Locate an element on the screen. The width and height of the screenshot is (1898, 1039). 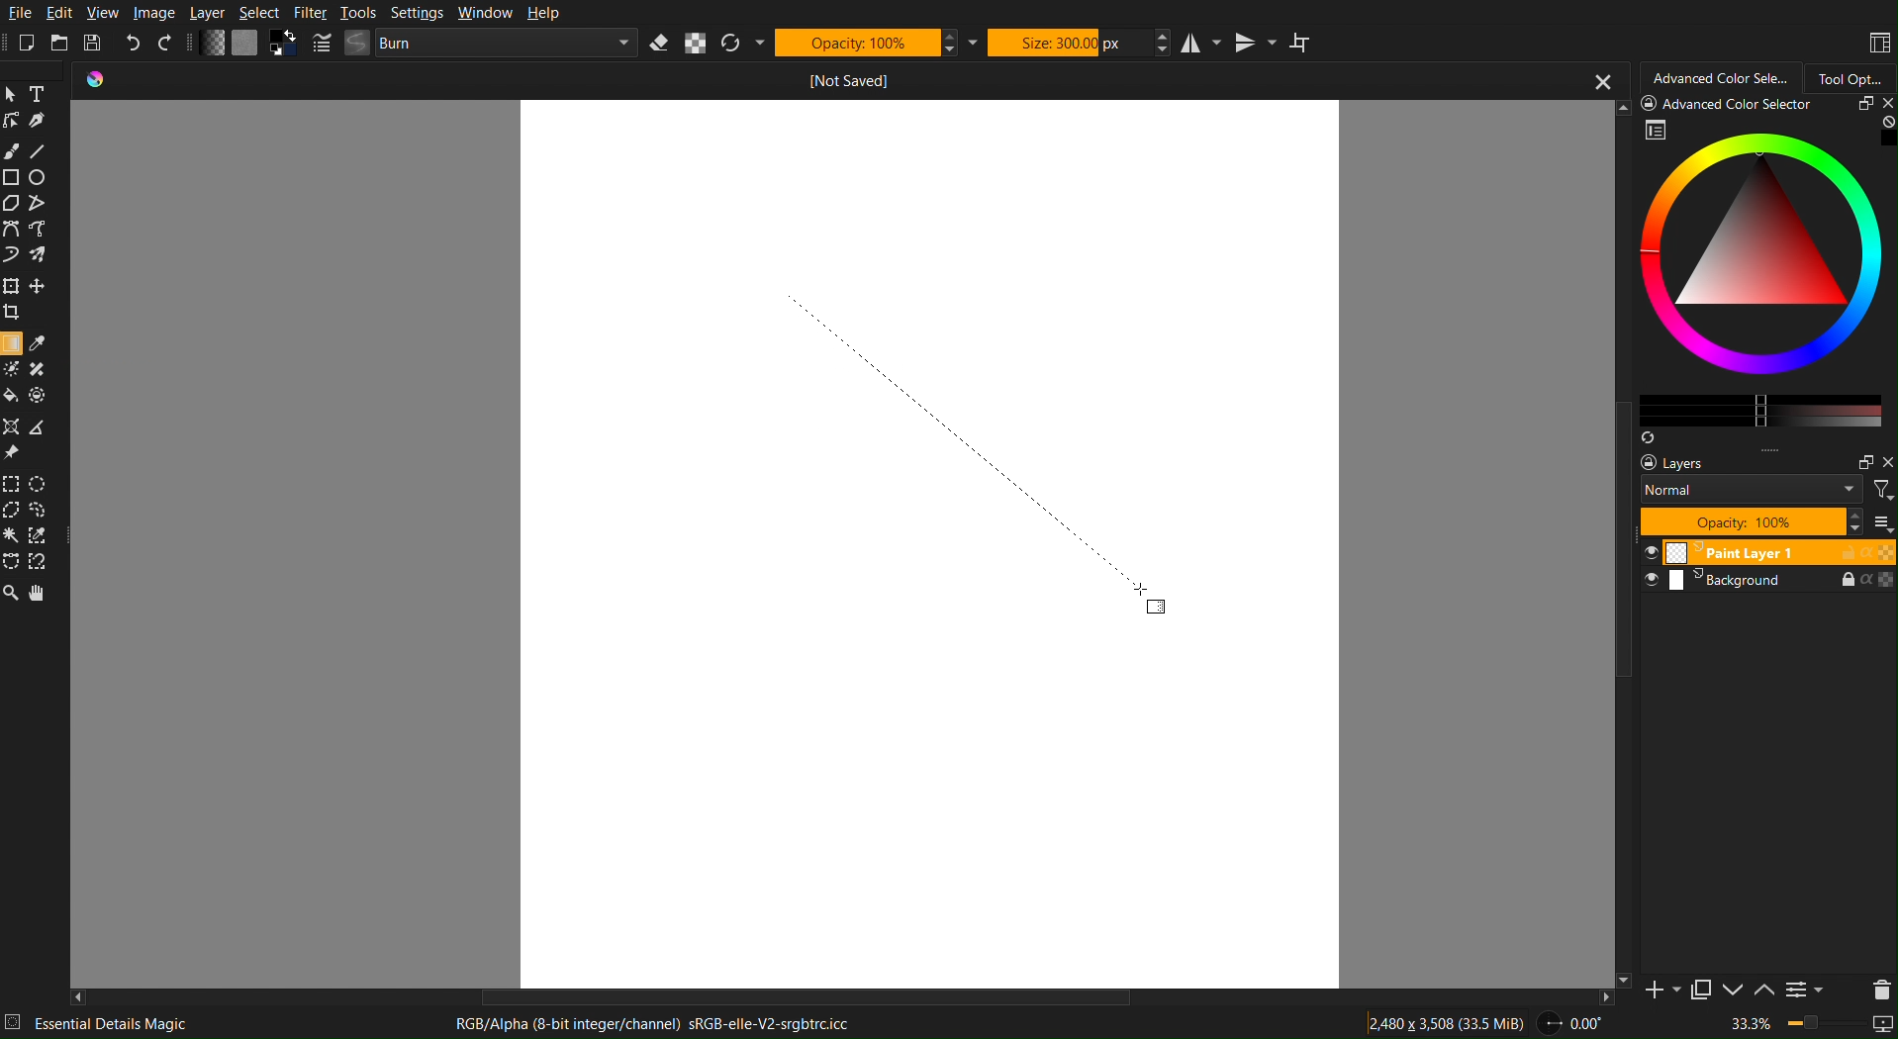
Move is located at coordinates (44, 594).